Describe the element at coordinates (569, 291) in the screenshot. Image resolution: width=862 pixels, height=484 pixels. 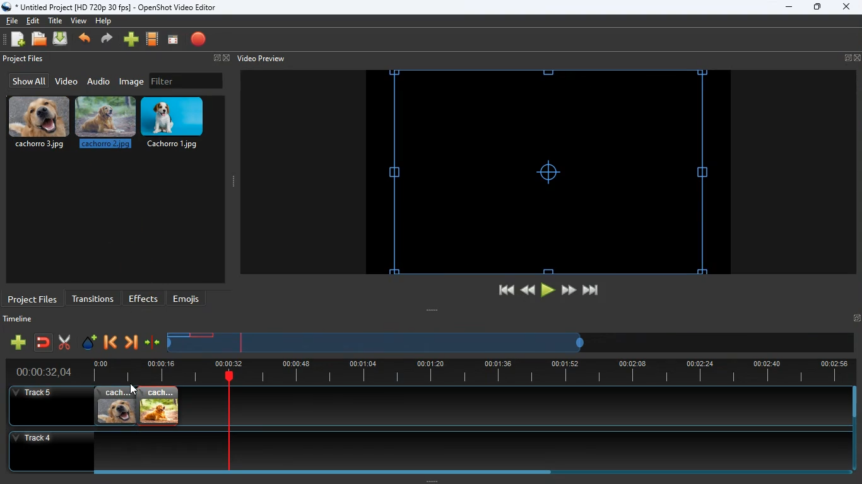
I see `forward` at that location.